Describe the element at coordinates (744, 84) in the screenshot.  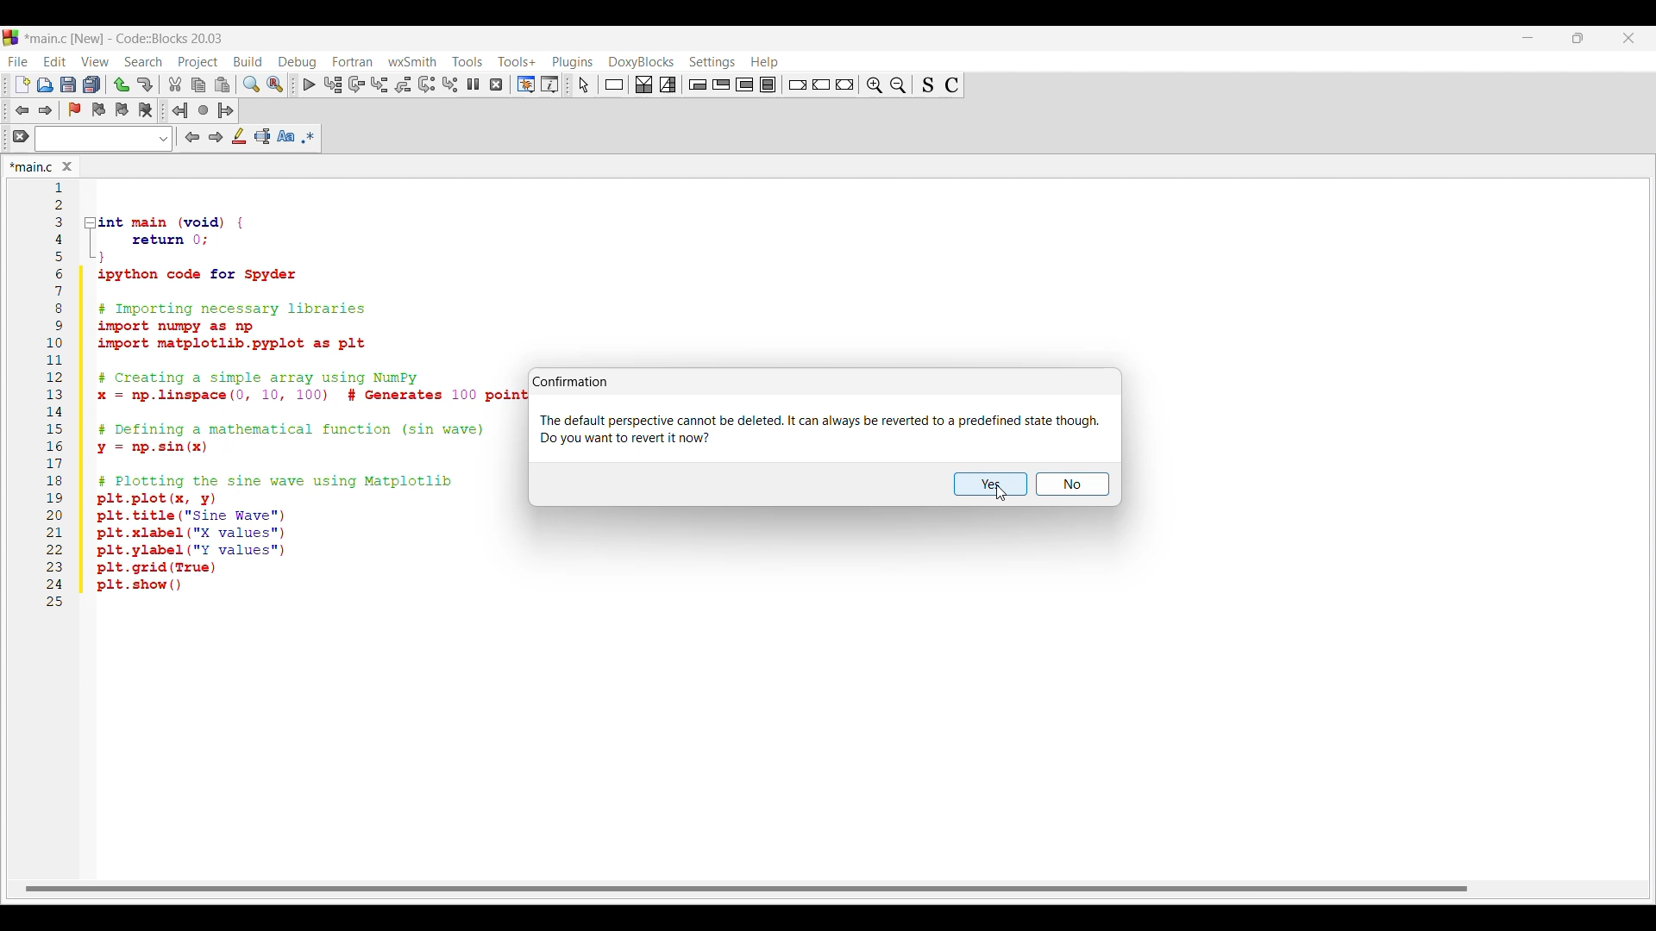
I see `Counting loop` at that location.